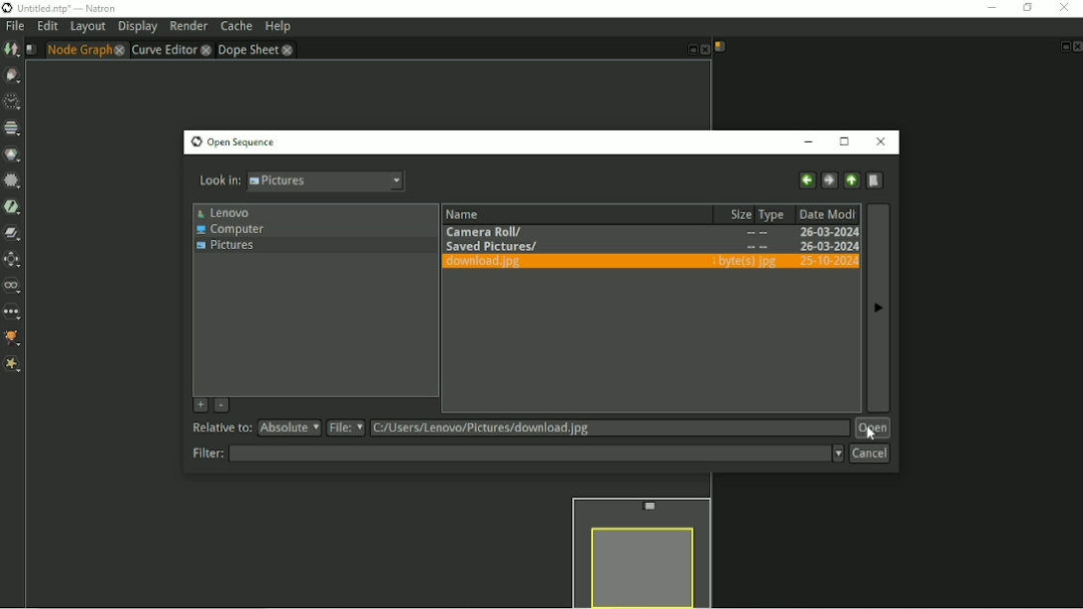 The height and width of the screenshot is (609, 1083). I want to click on Go to parent directory, so click(851, 181).